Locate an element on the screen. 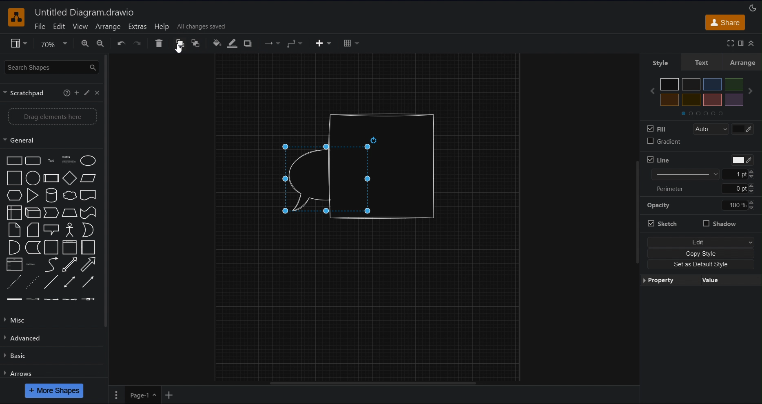 Image resolution: width=762 pixels, height=404 pixels. Link is located at coordinates (15, 264).